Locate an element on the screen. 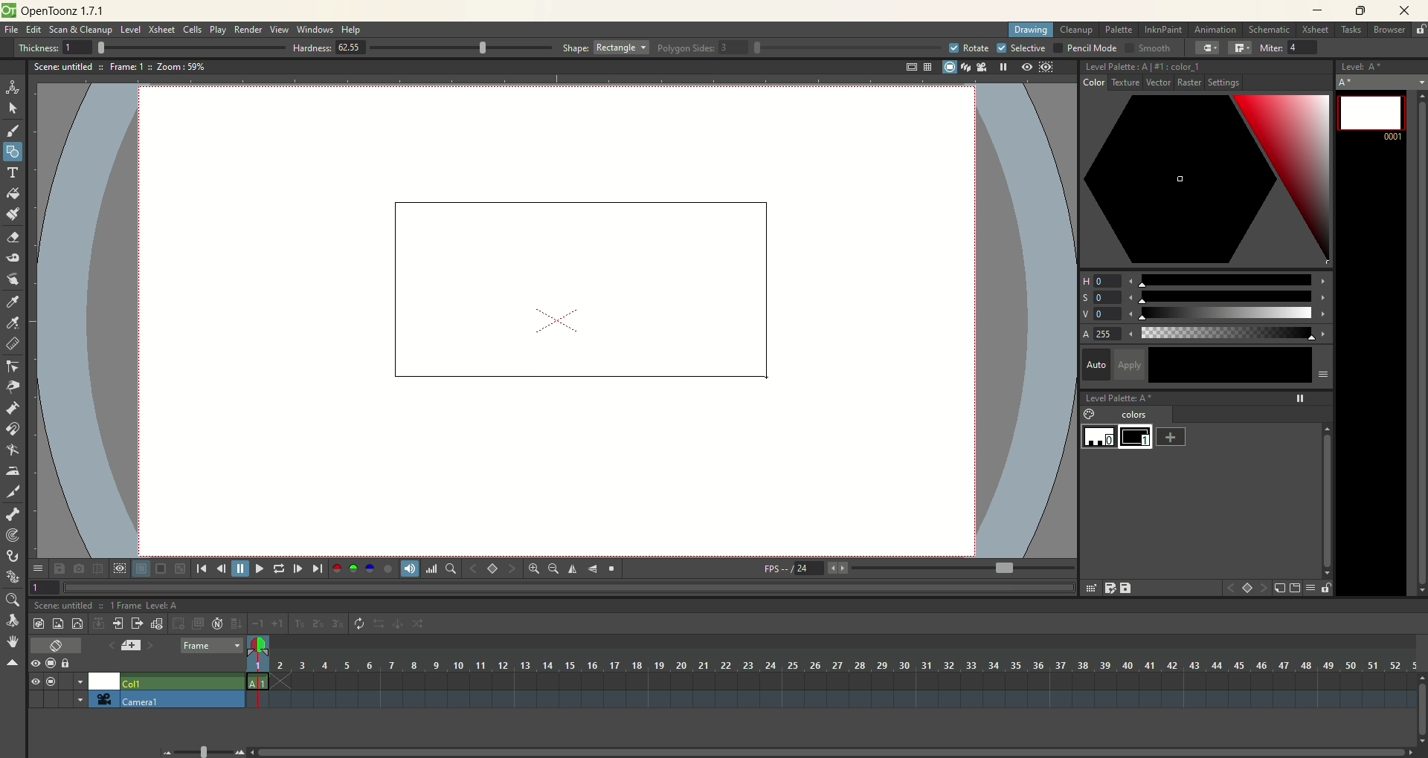 This screenshot has width=1428, height=758. animate tool is located at coordinates (13, 87).